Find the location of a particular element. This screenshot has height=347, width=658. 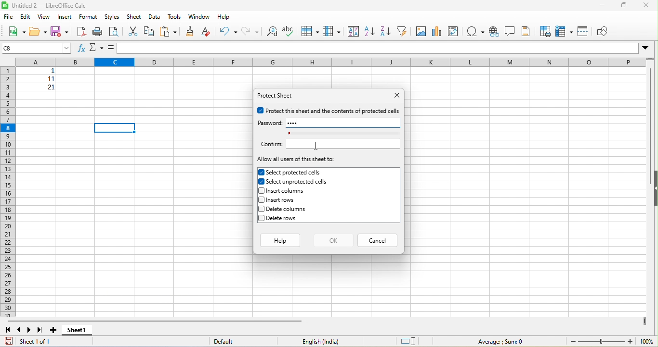

select function is located at coordinates (97, 48).